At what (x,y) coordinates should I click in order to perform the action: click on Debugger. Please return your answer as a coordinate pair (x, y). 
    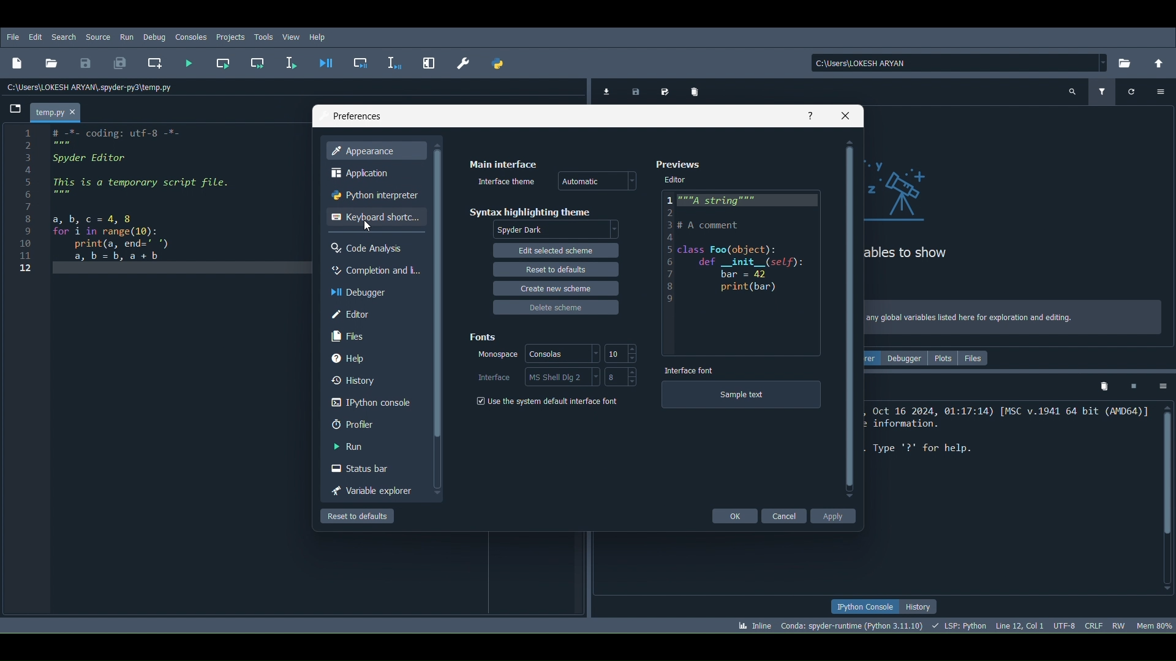
    Looking at the image, I should click on (908, 358).